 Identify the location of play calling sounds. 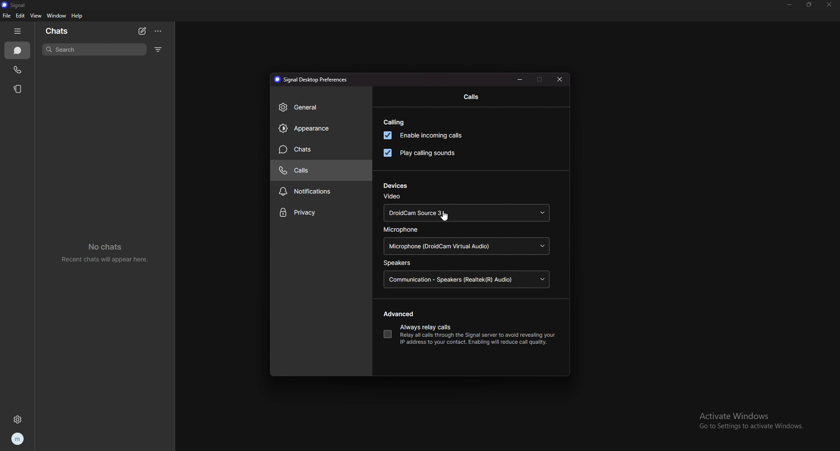
(419, 153).